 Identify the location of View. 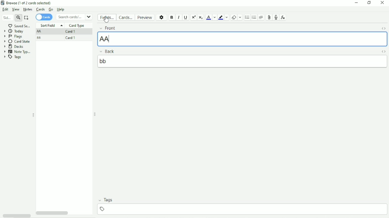
(16, 10).